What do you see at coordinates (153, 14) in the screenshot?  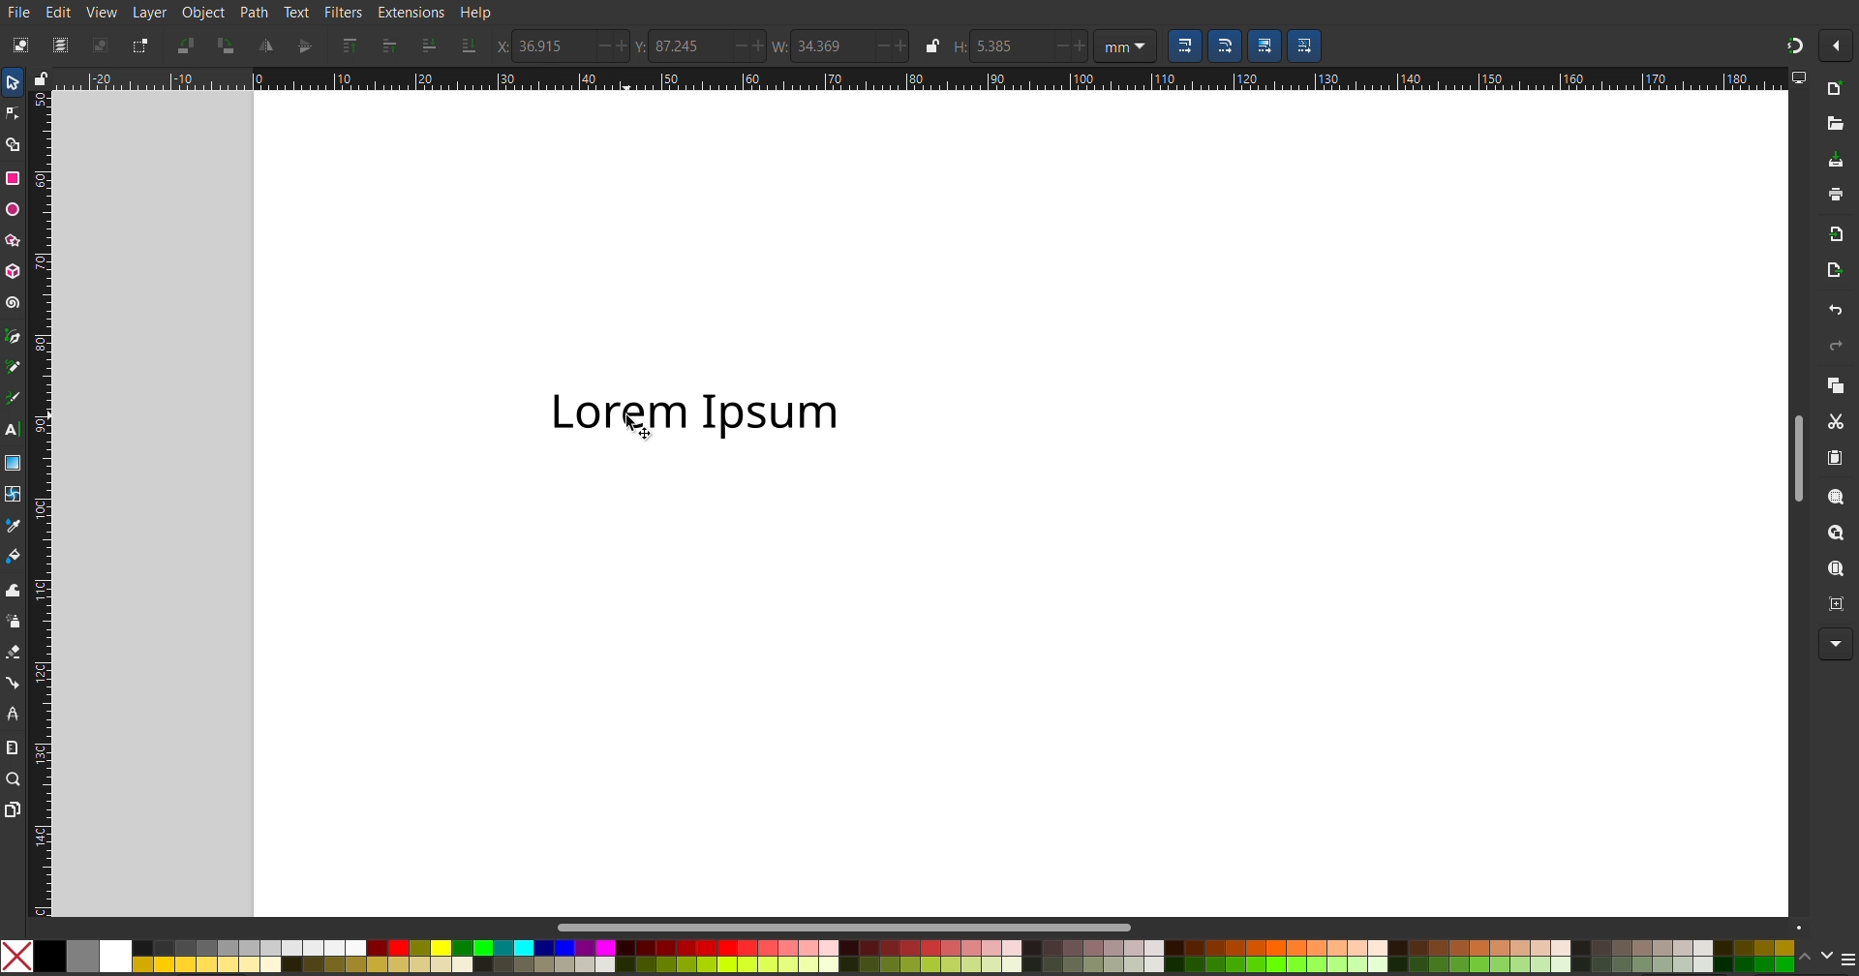 I see `Layer` at bounding box center [153, 14].